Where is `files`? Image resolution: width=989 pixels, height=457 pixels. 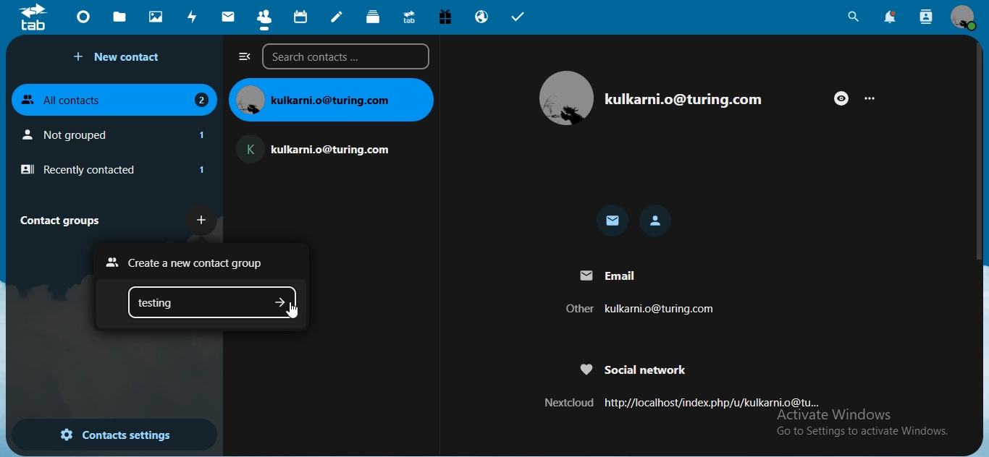
files is located at coordinates (119, 16).